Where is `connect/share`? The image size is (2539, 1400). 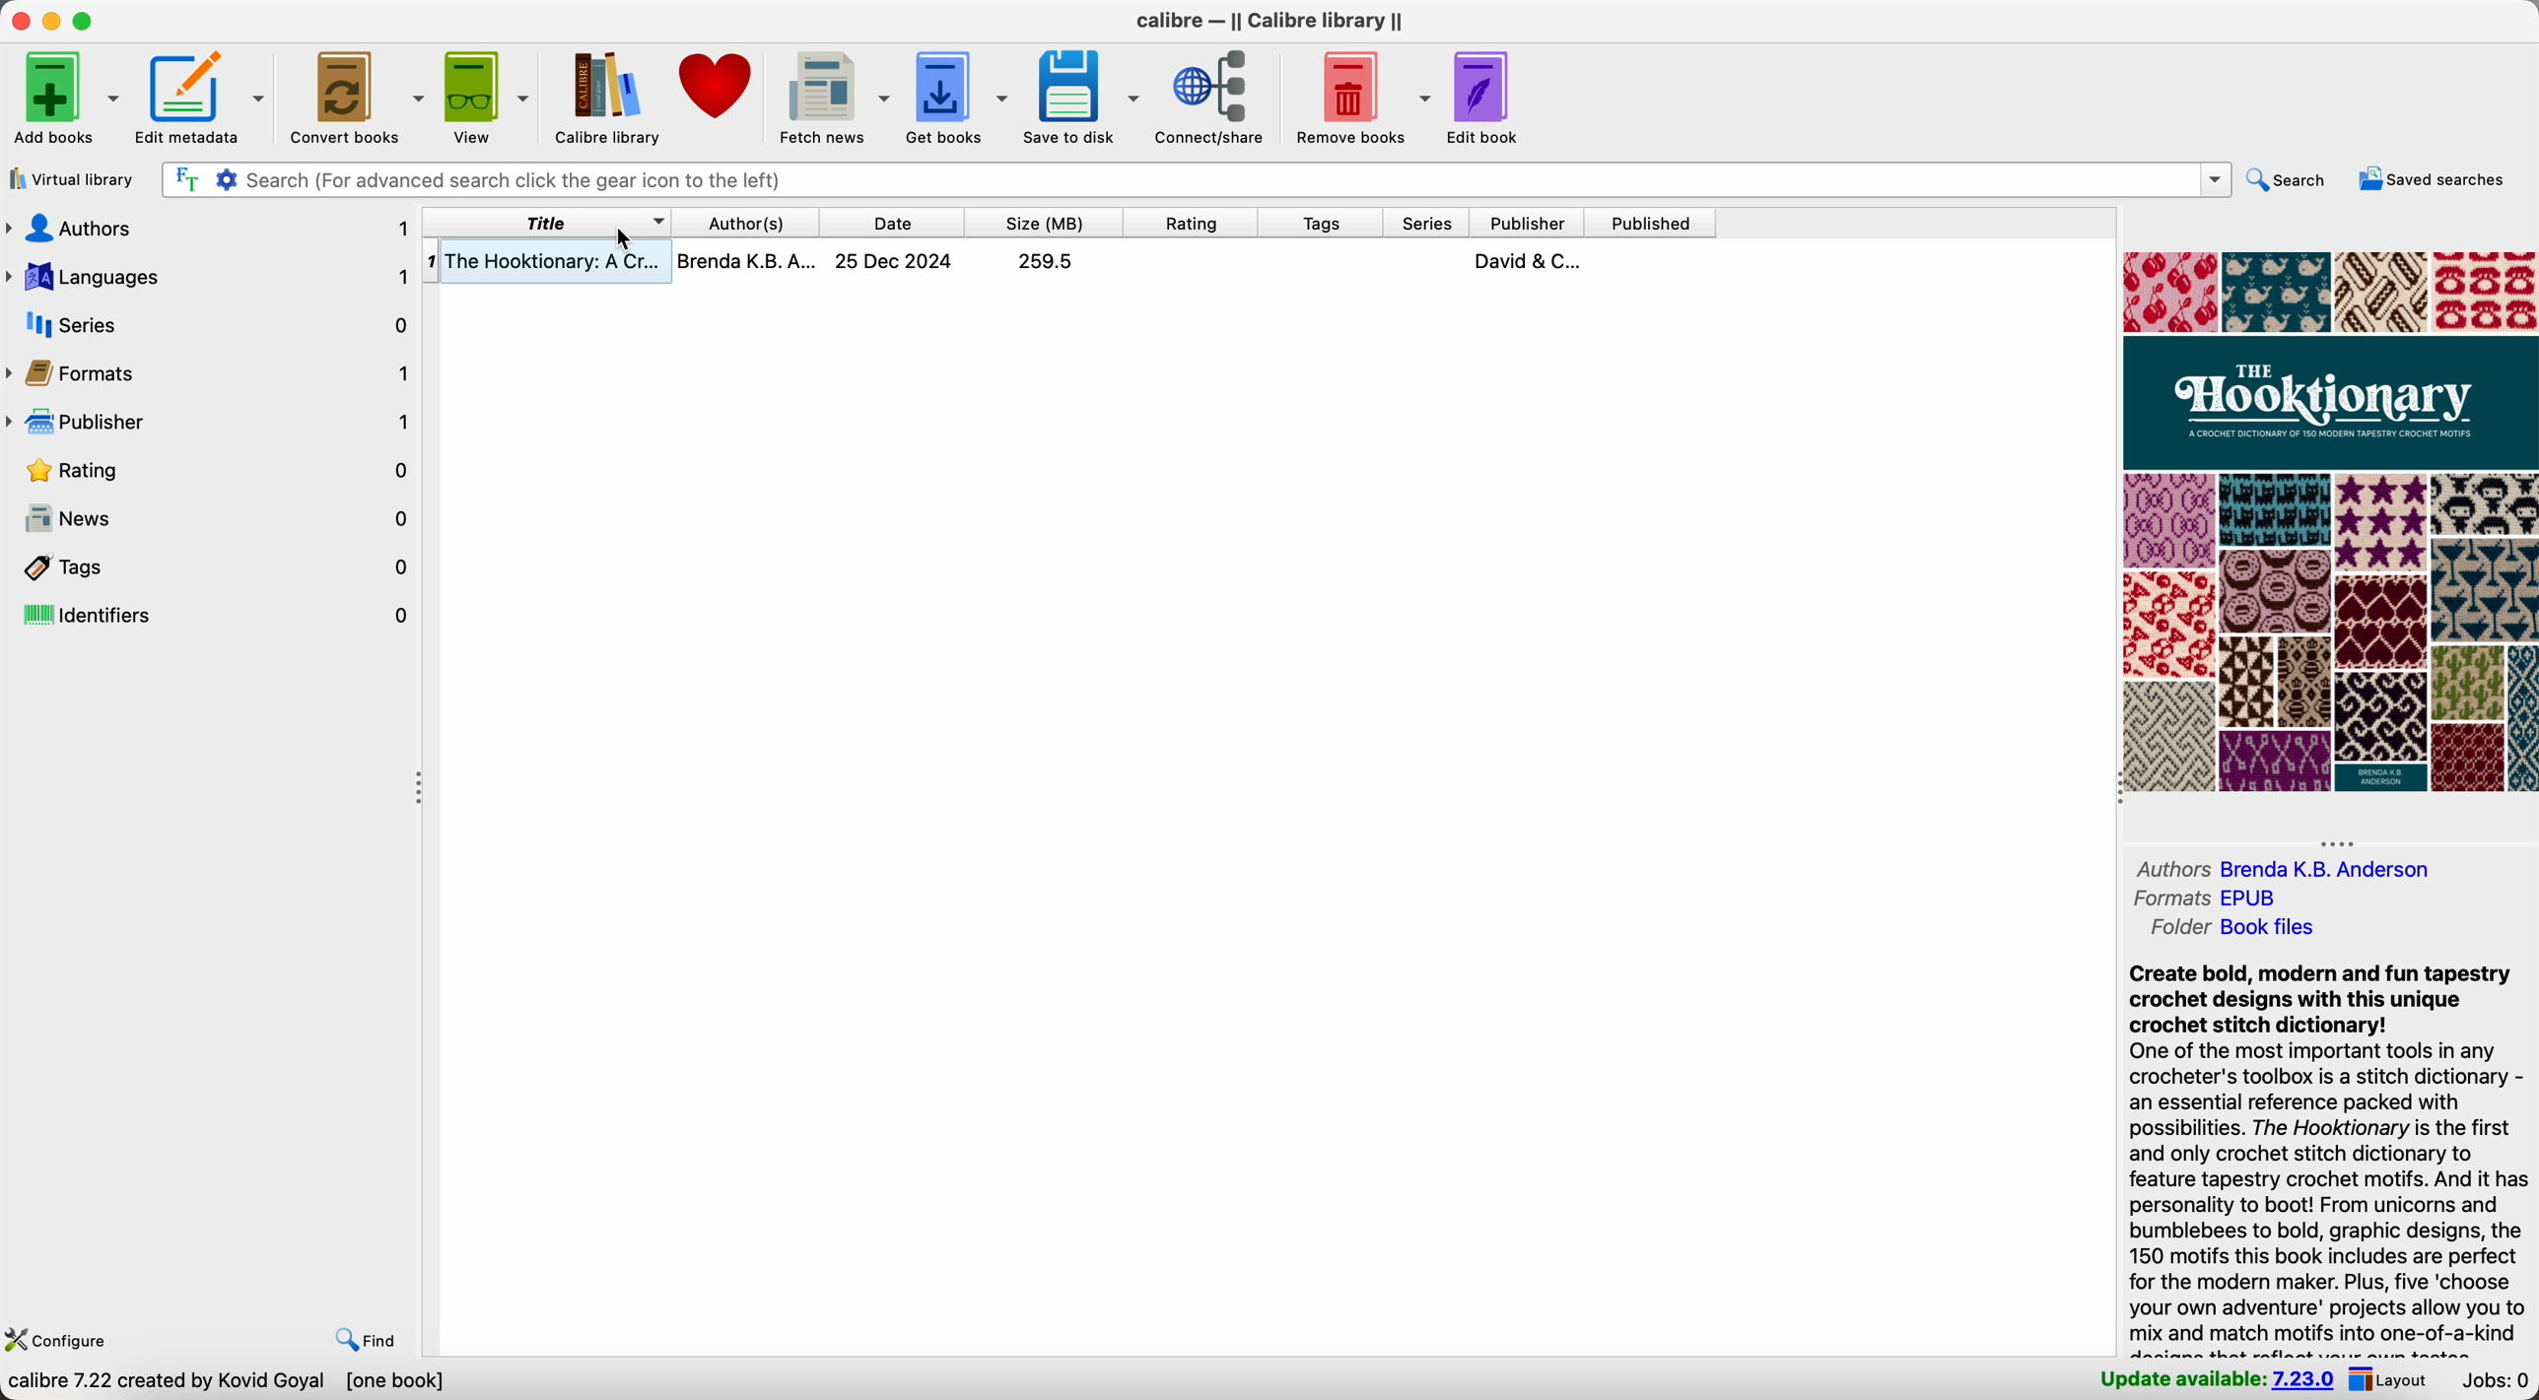
connect/share is located at coordinates (1212, 97).